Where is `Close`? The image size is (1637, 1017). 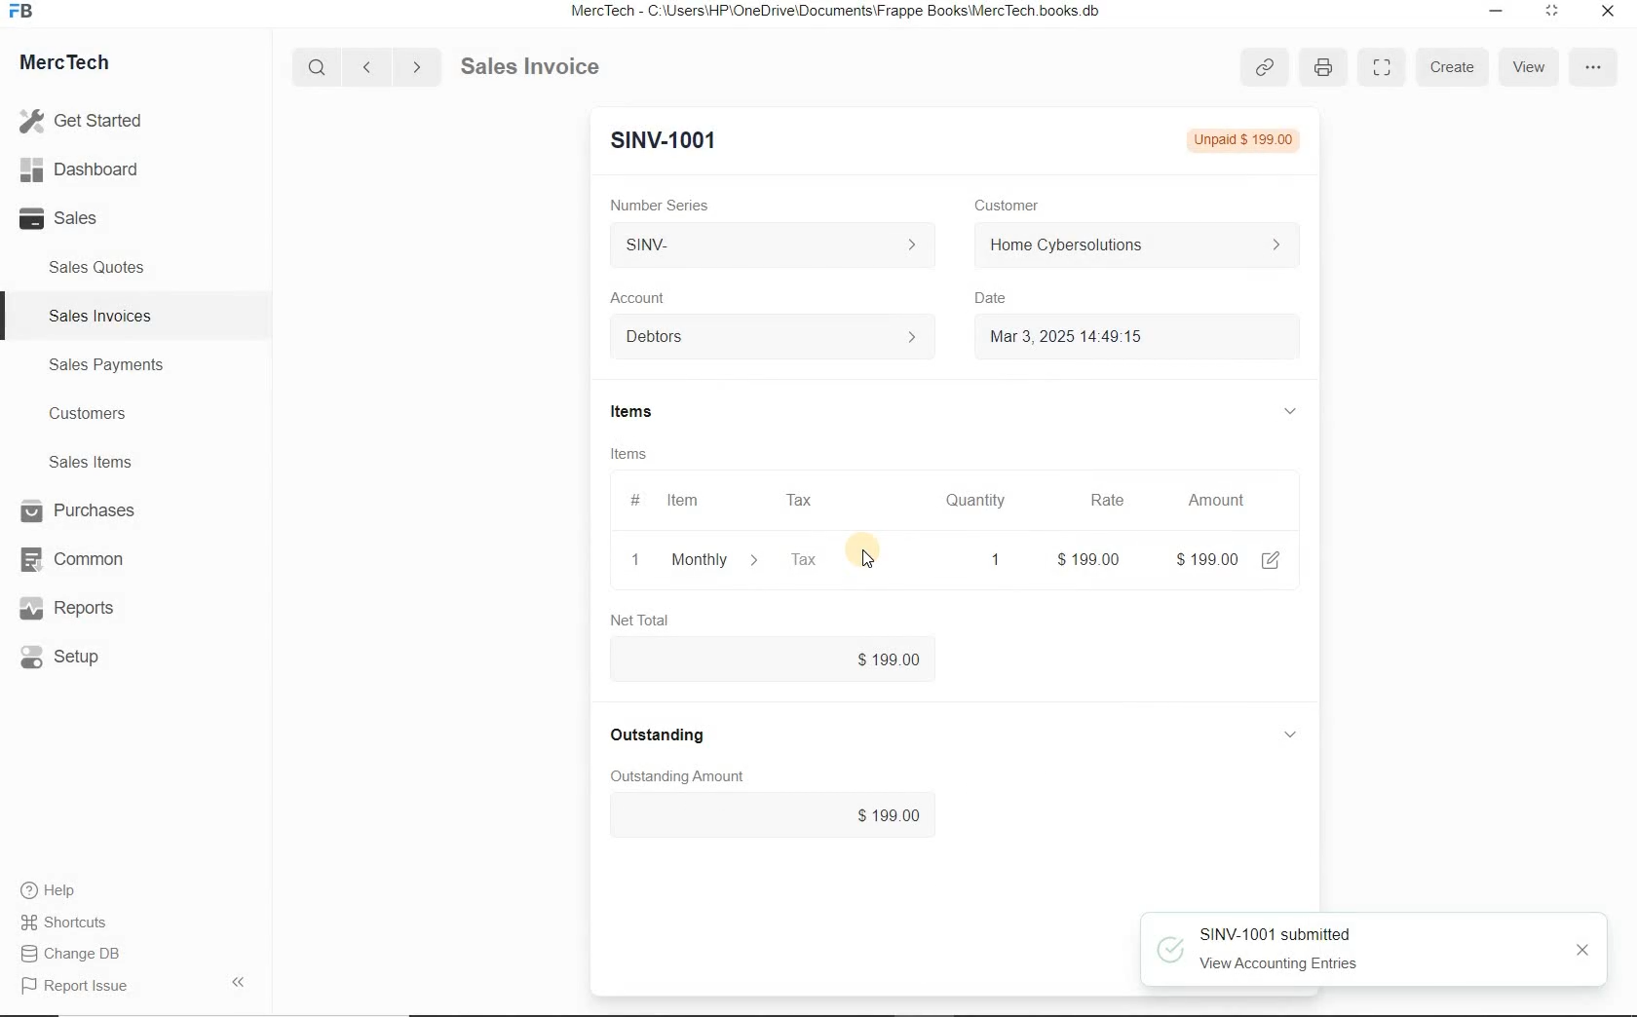
Close is located at coordinates (1606, 14).